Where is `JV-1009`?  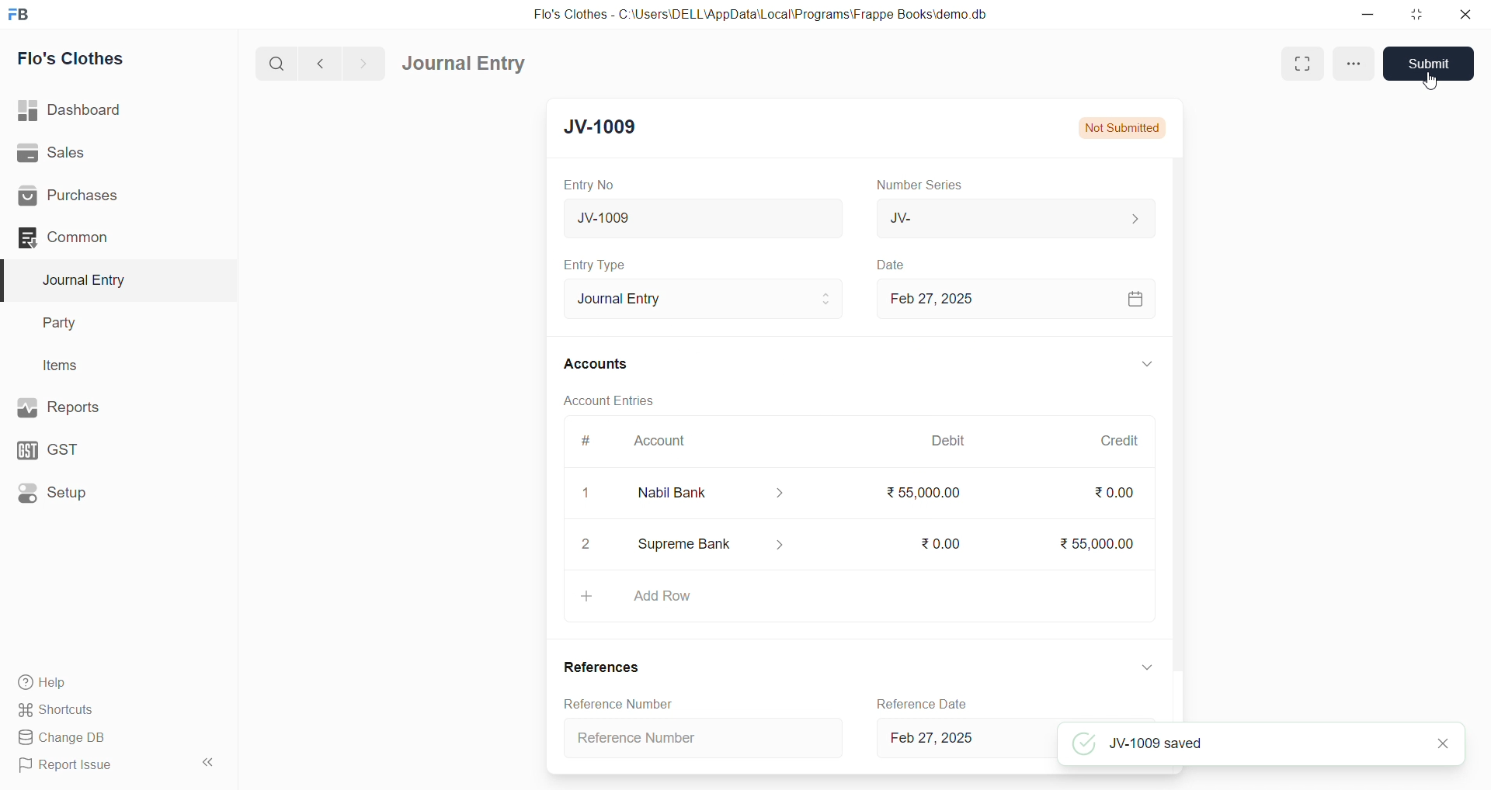 JV-1009 is located at coordinates (613, 128).